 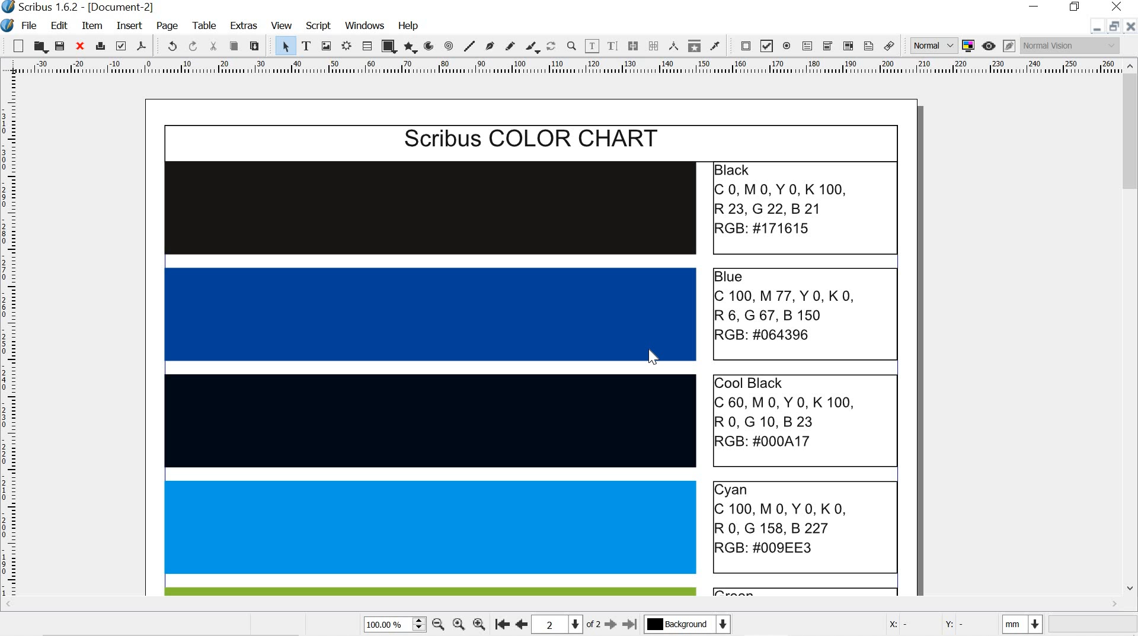 I want to click on table, so click(x=207, y=25).